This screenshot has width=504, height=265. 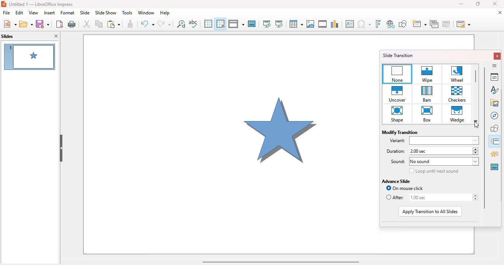 What do you see at coordinates (99, 24) in the screenshot?
I see `copy` at bounding box center [99, 24].